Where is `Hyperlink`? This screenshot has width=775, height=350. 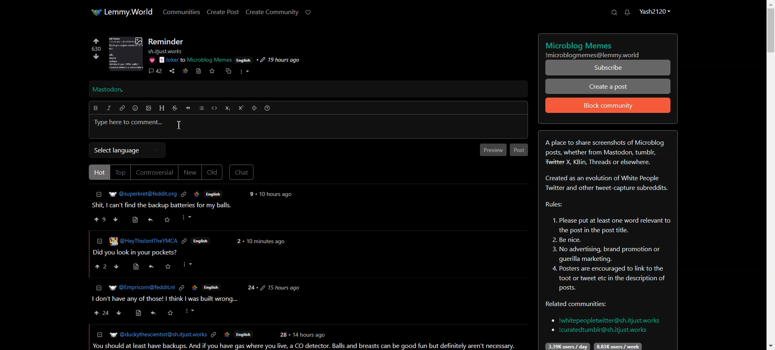
Hyperlink is located at coordinates (122, 108).